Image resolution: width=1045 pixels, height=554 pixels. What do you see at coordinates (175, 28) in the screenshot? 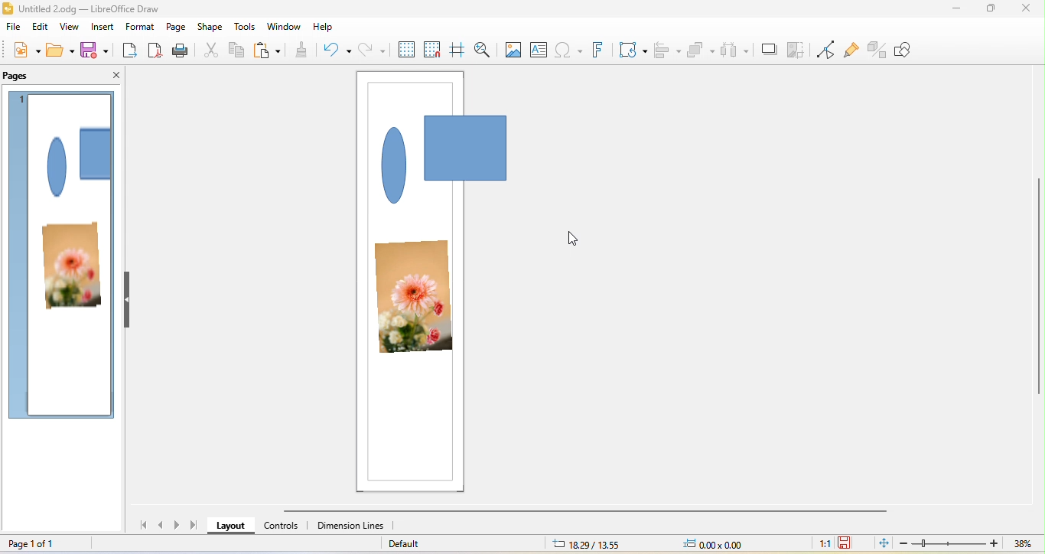
I see `page` at bounding box center [175, 28].